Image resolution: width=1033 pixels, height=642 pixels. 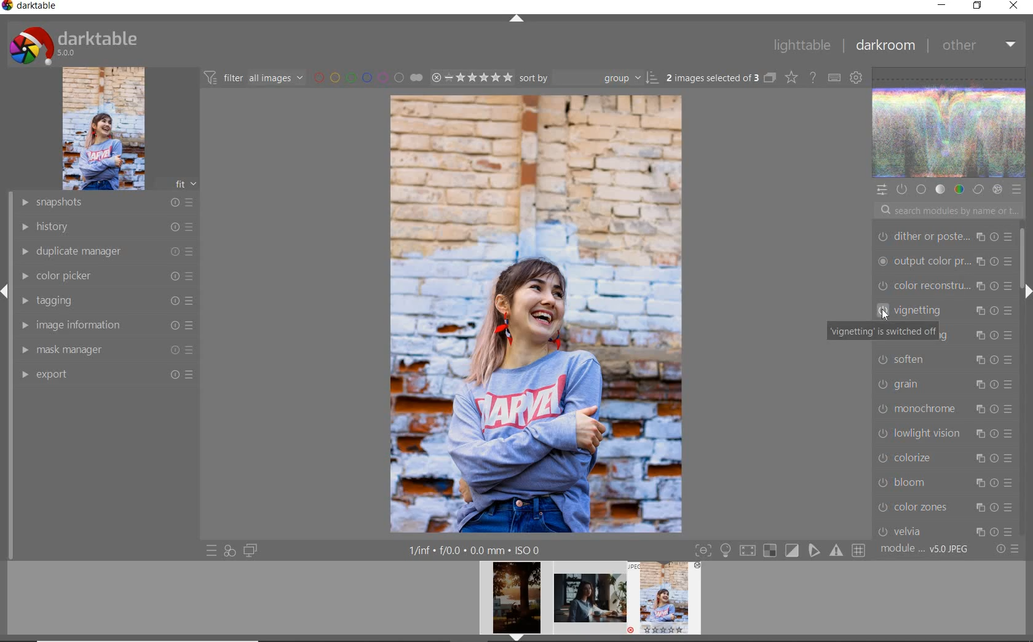 I want to click on export, so click(x=106, y=374).